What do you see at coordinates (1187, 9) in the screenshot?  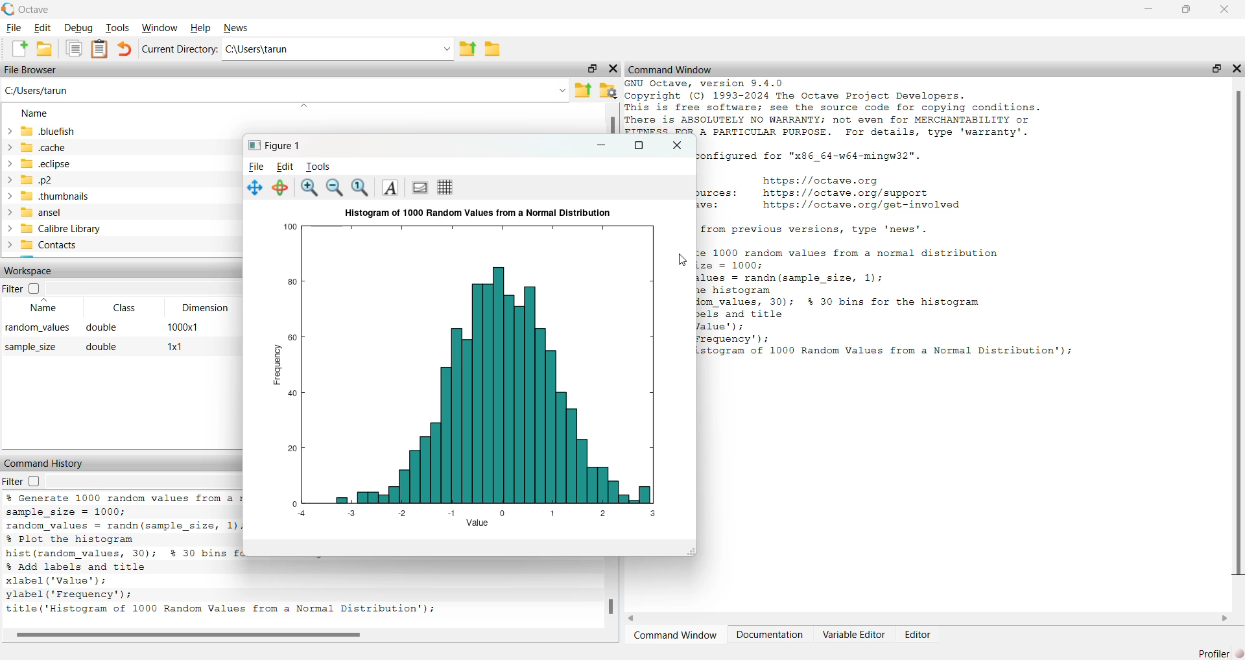 I see `maximize` at bounding box center [1187, 9].